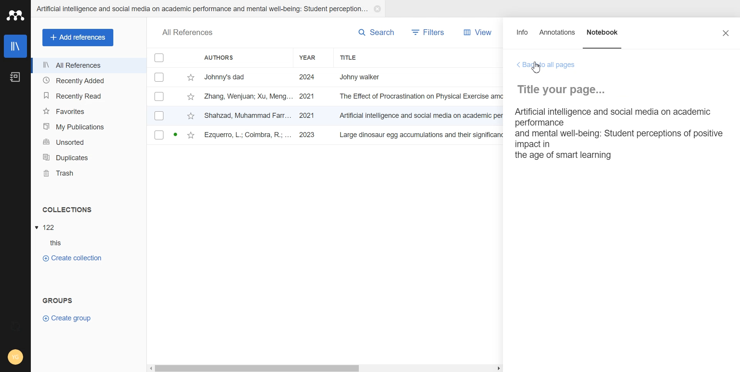 The image size is (740, 372). What do you see at coordinates (15, 358) in the screenshot?
I see `Account` at bounding box center [15, 358].